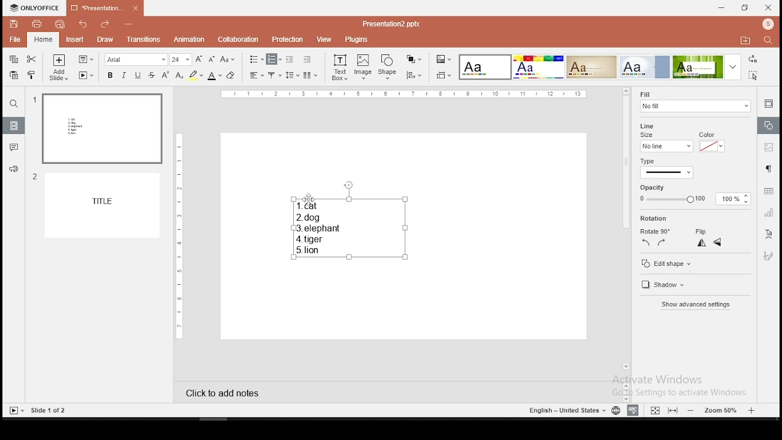 The width and height of the screenshot is (782, 440). I want to click on quick print, so click(59, 24).